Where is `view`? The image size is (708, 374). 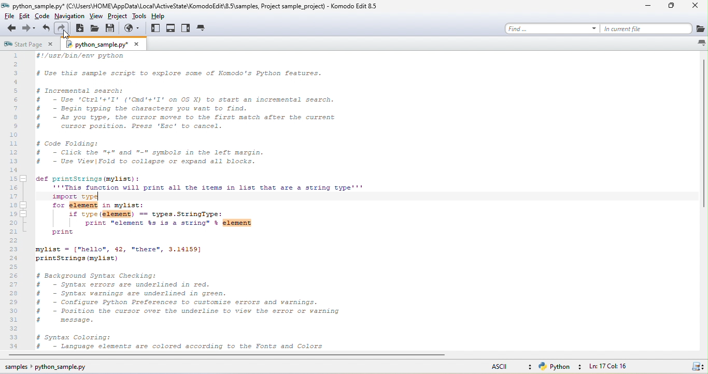
view is located at coordinates (95, 17).